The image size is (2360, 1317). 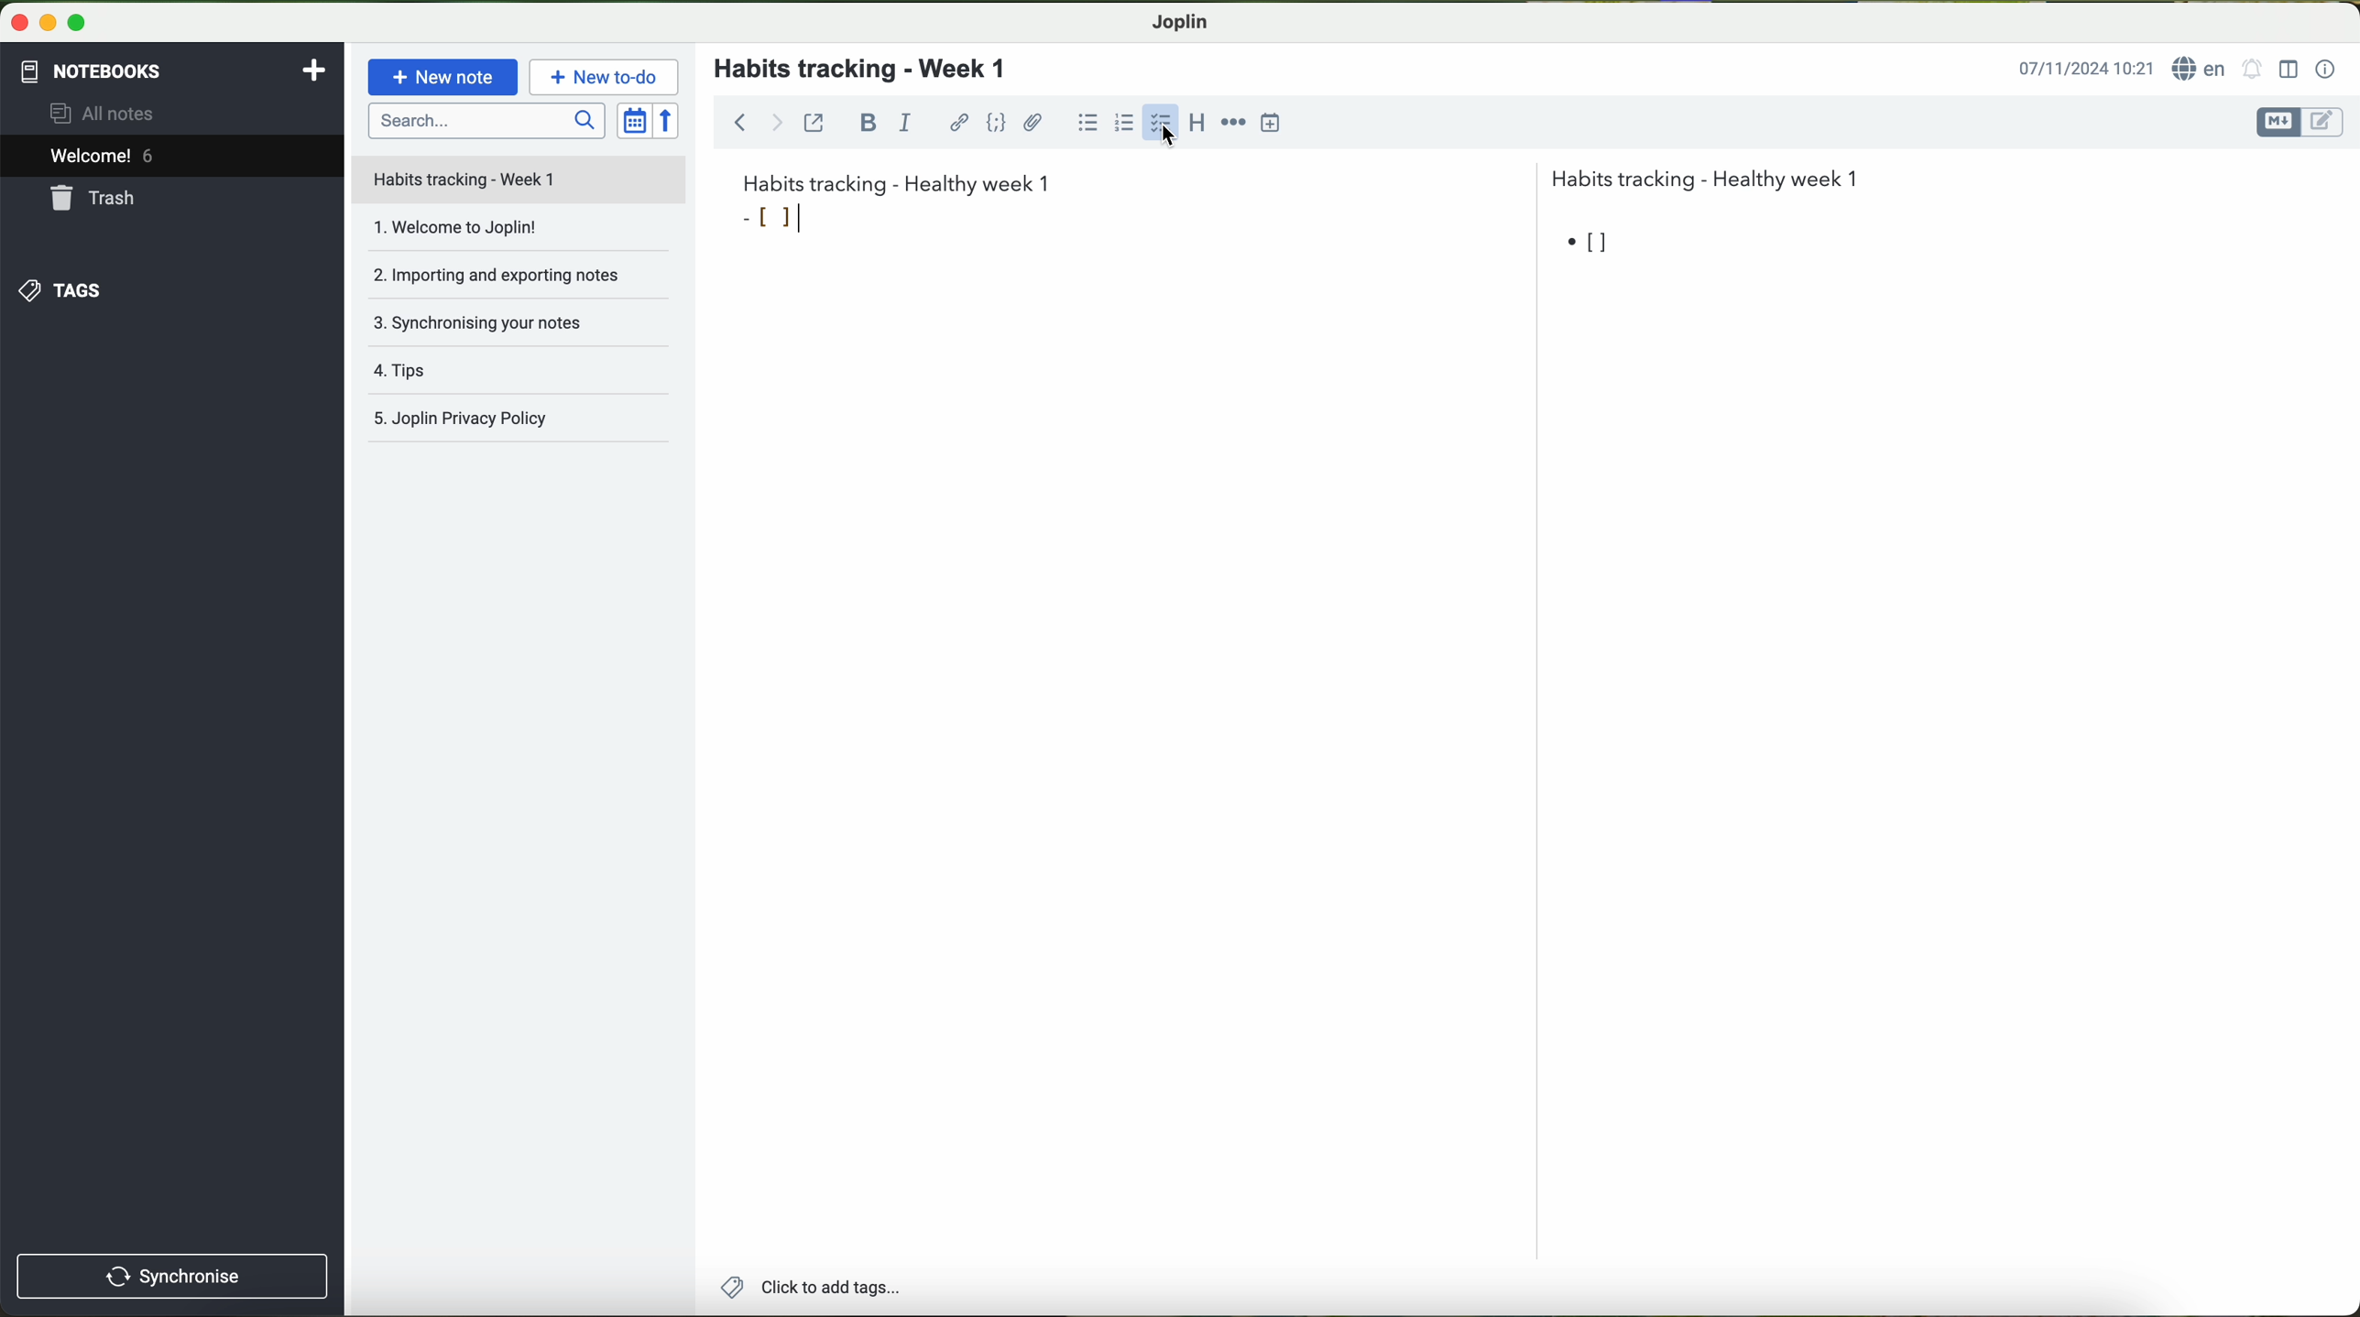 What do you see at coordinates (1127, 121) in the screenshot?
I see `numbered list` at bounding box center [1127, 121].